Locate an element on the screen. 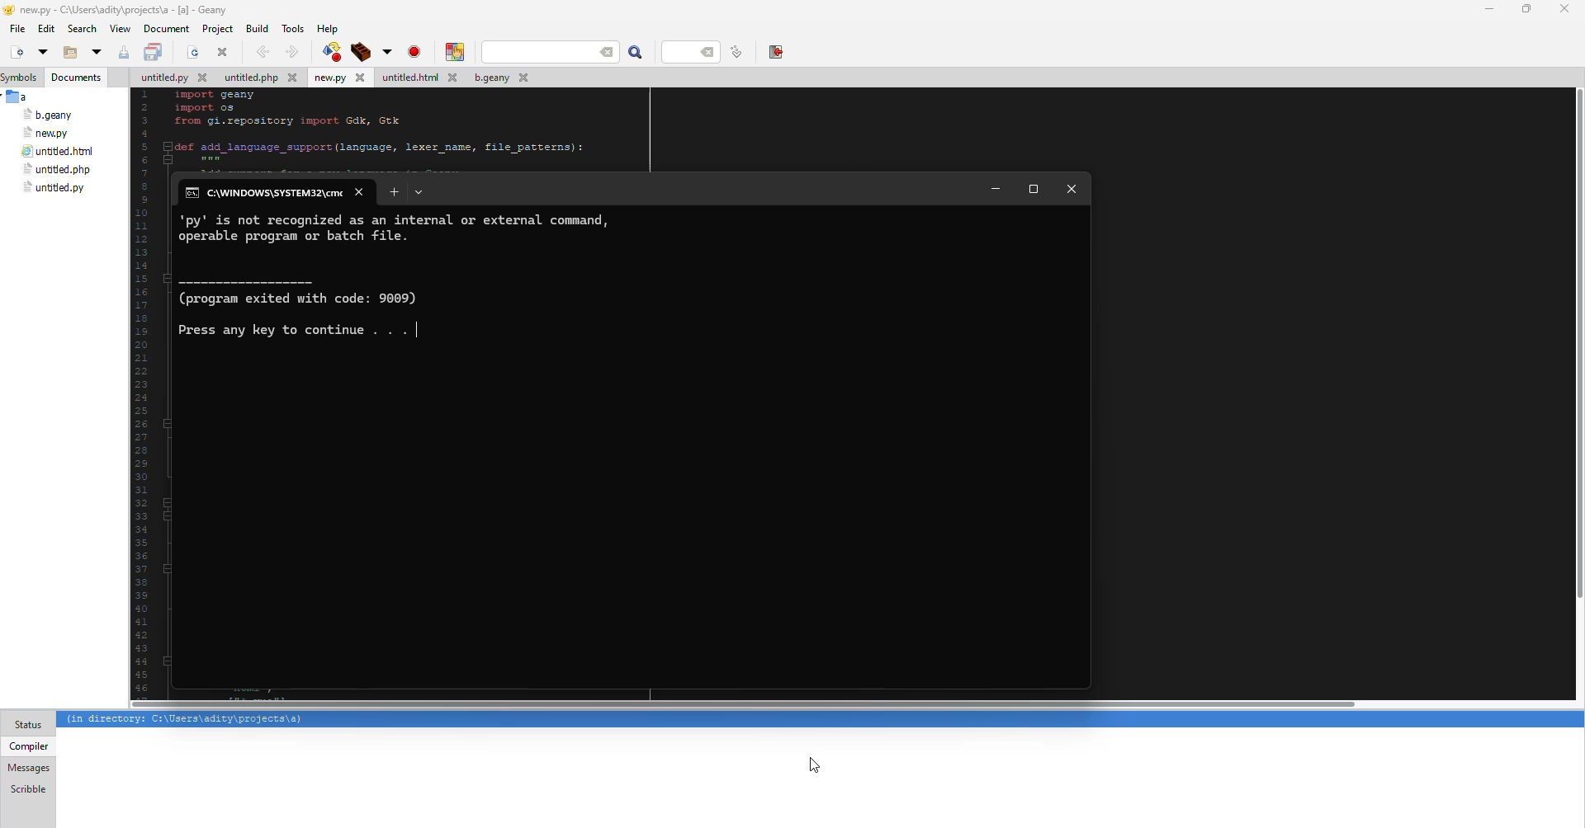 This screenshot has width=1585, height=828. open is located at coordinates (69, 54).